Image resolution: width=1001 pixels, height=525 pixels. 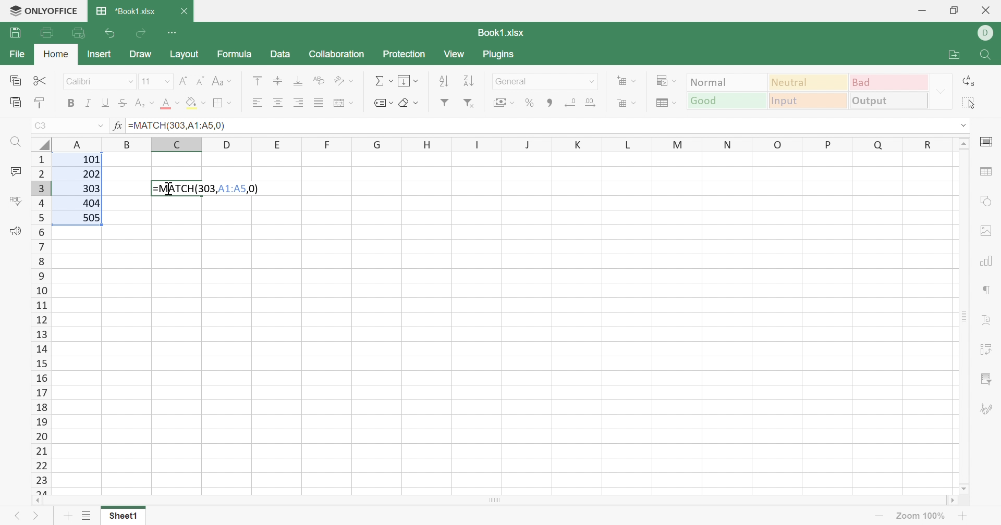 What do you see at coordinates (503, 55) in the screenshot?
I see `Plugins` at bounding box center [503, 55].